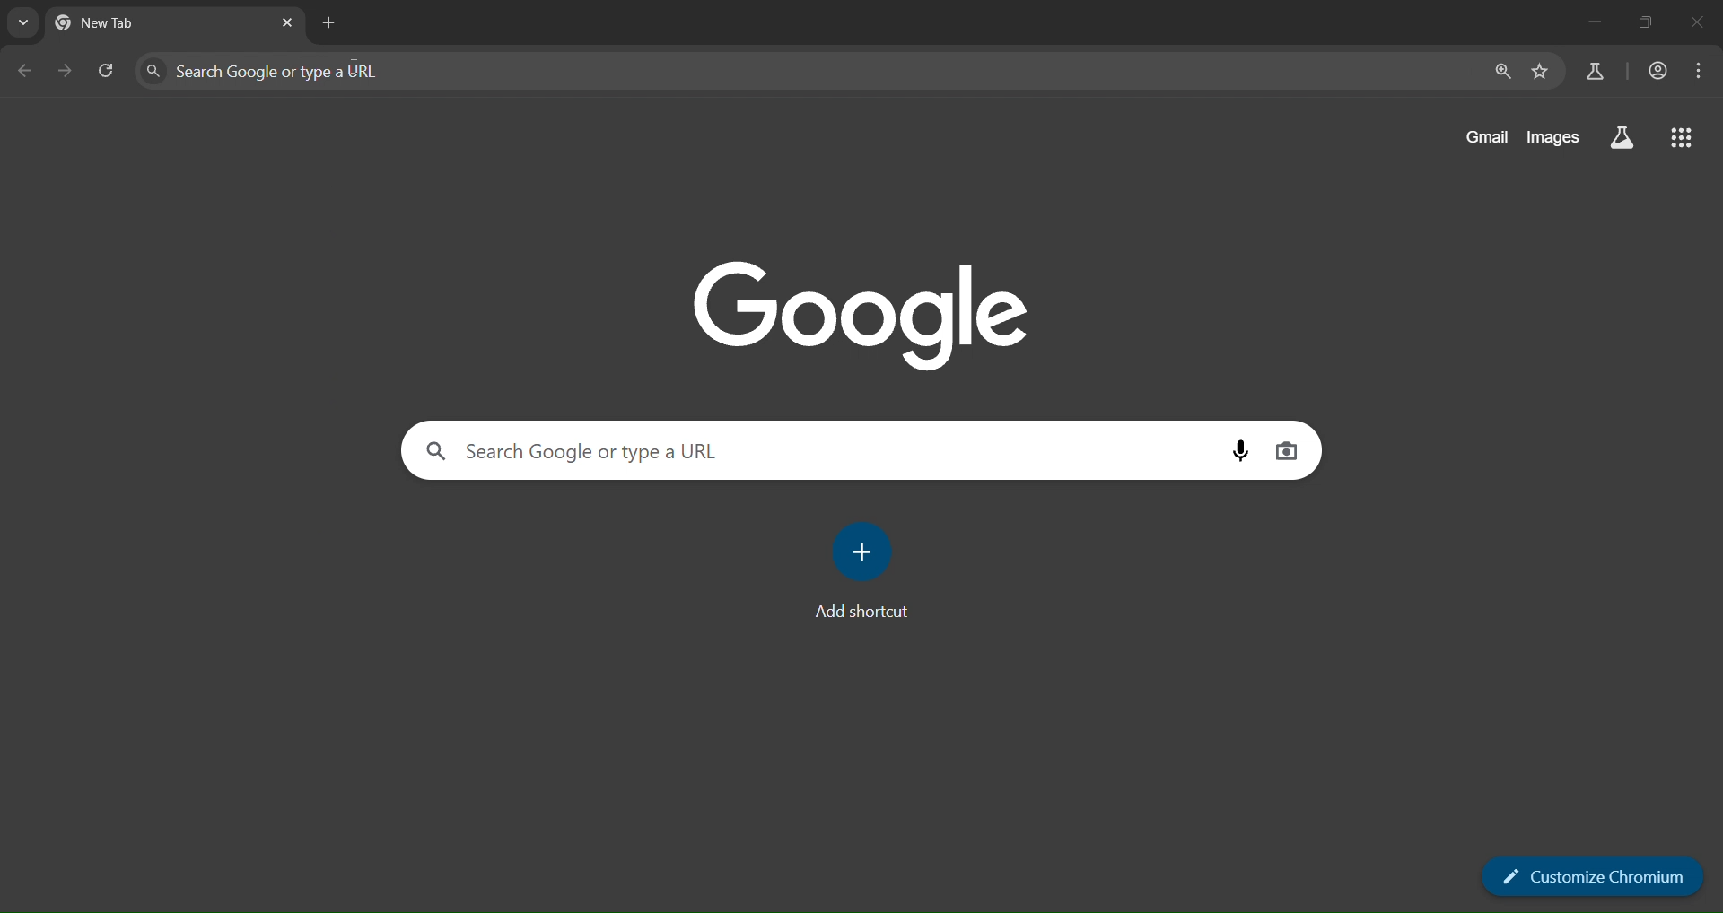  Describe the element at coordinates (1544, 73) in the screenshot. I see `bookmark page` at that location.